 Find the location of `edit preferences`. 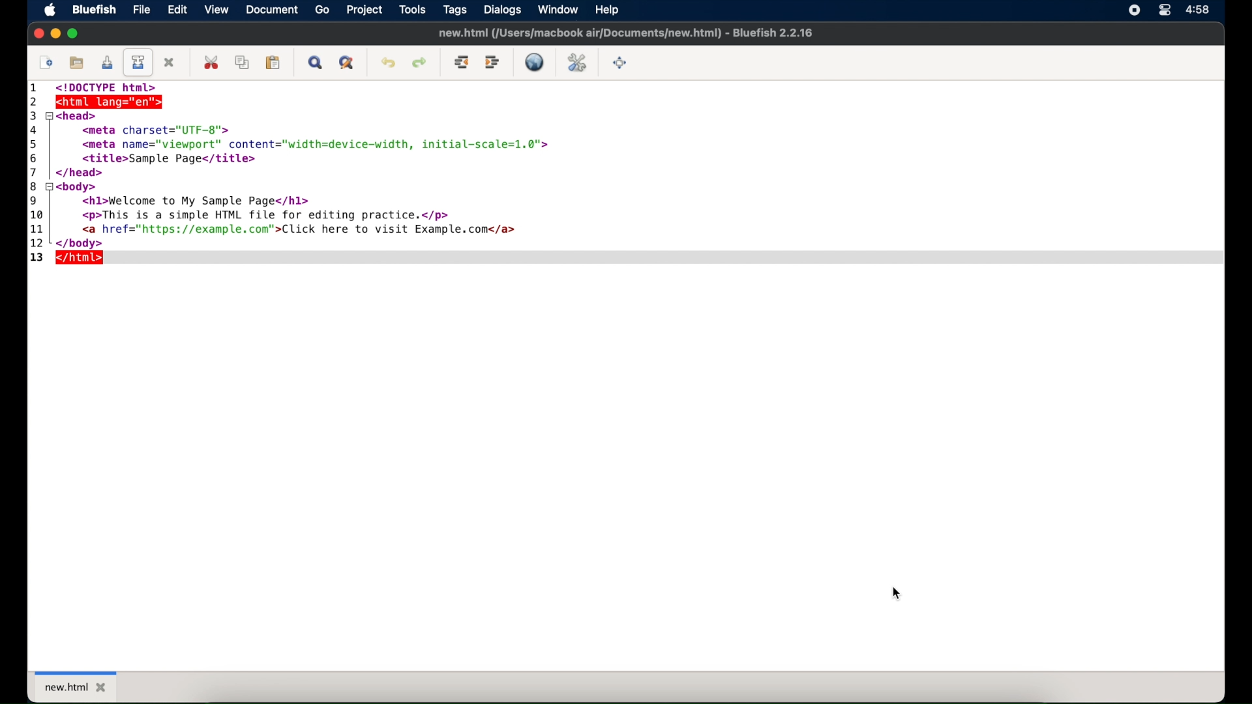

edit preferences is located at coordinates (577, 63).